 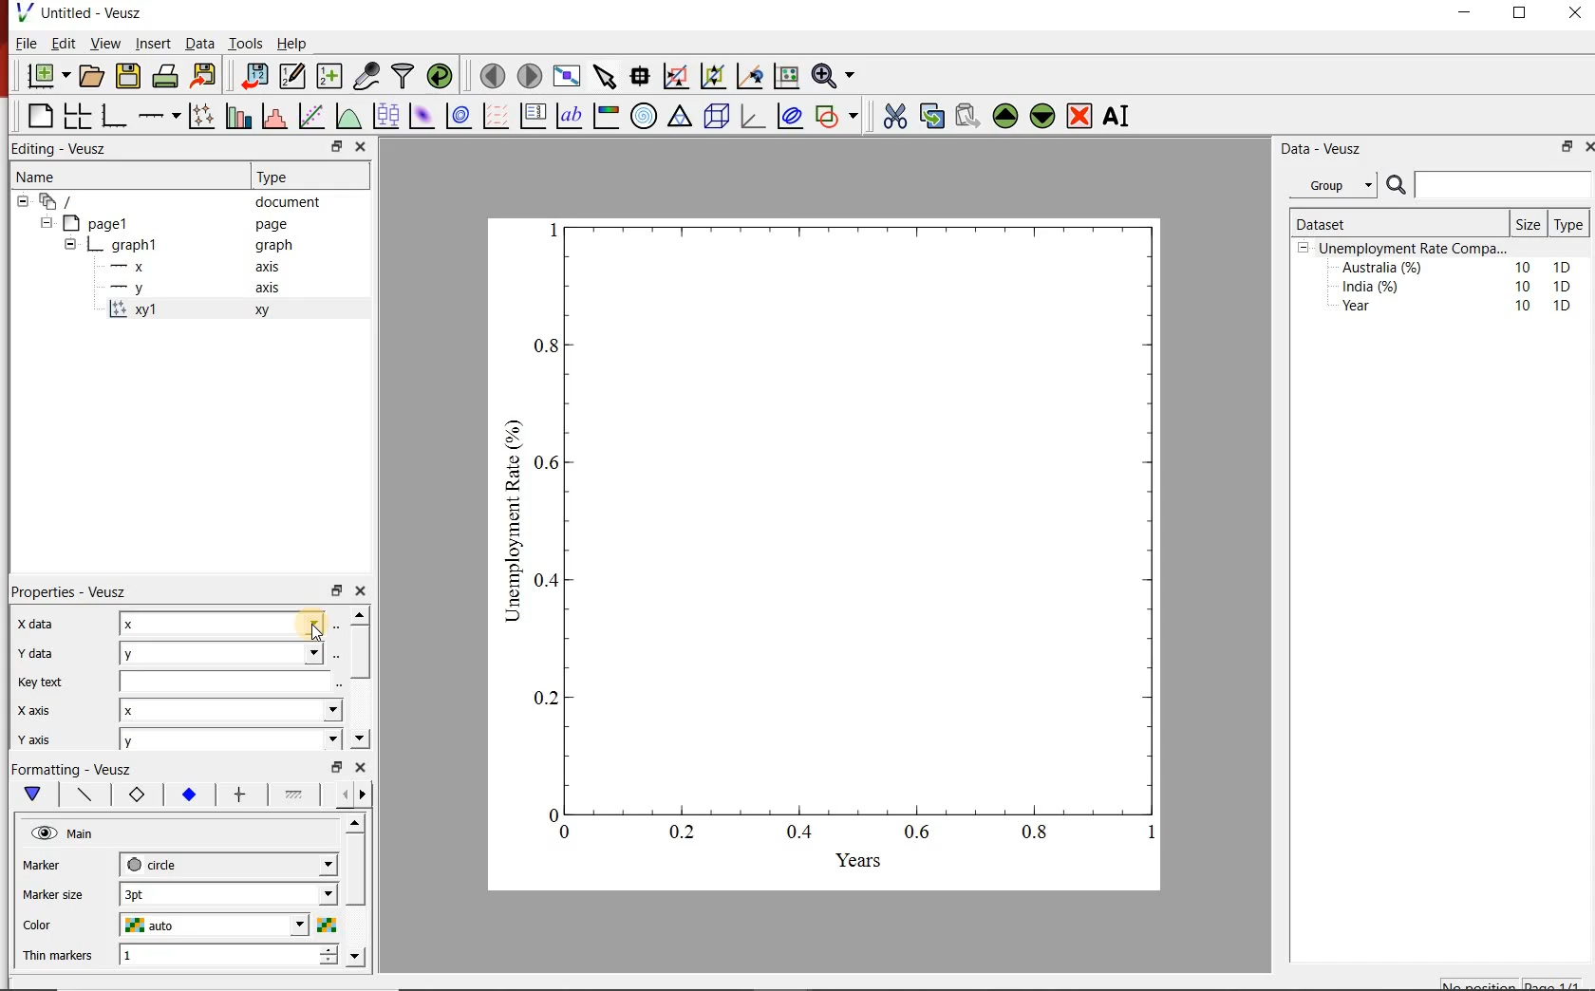 What do you see at coordinates (315, 636) in the screenshot?
I see `cursor` at bounding box center [315, 636].